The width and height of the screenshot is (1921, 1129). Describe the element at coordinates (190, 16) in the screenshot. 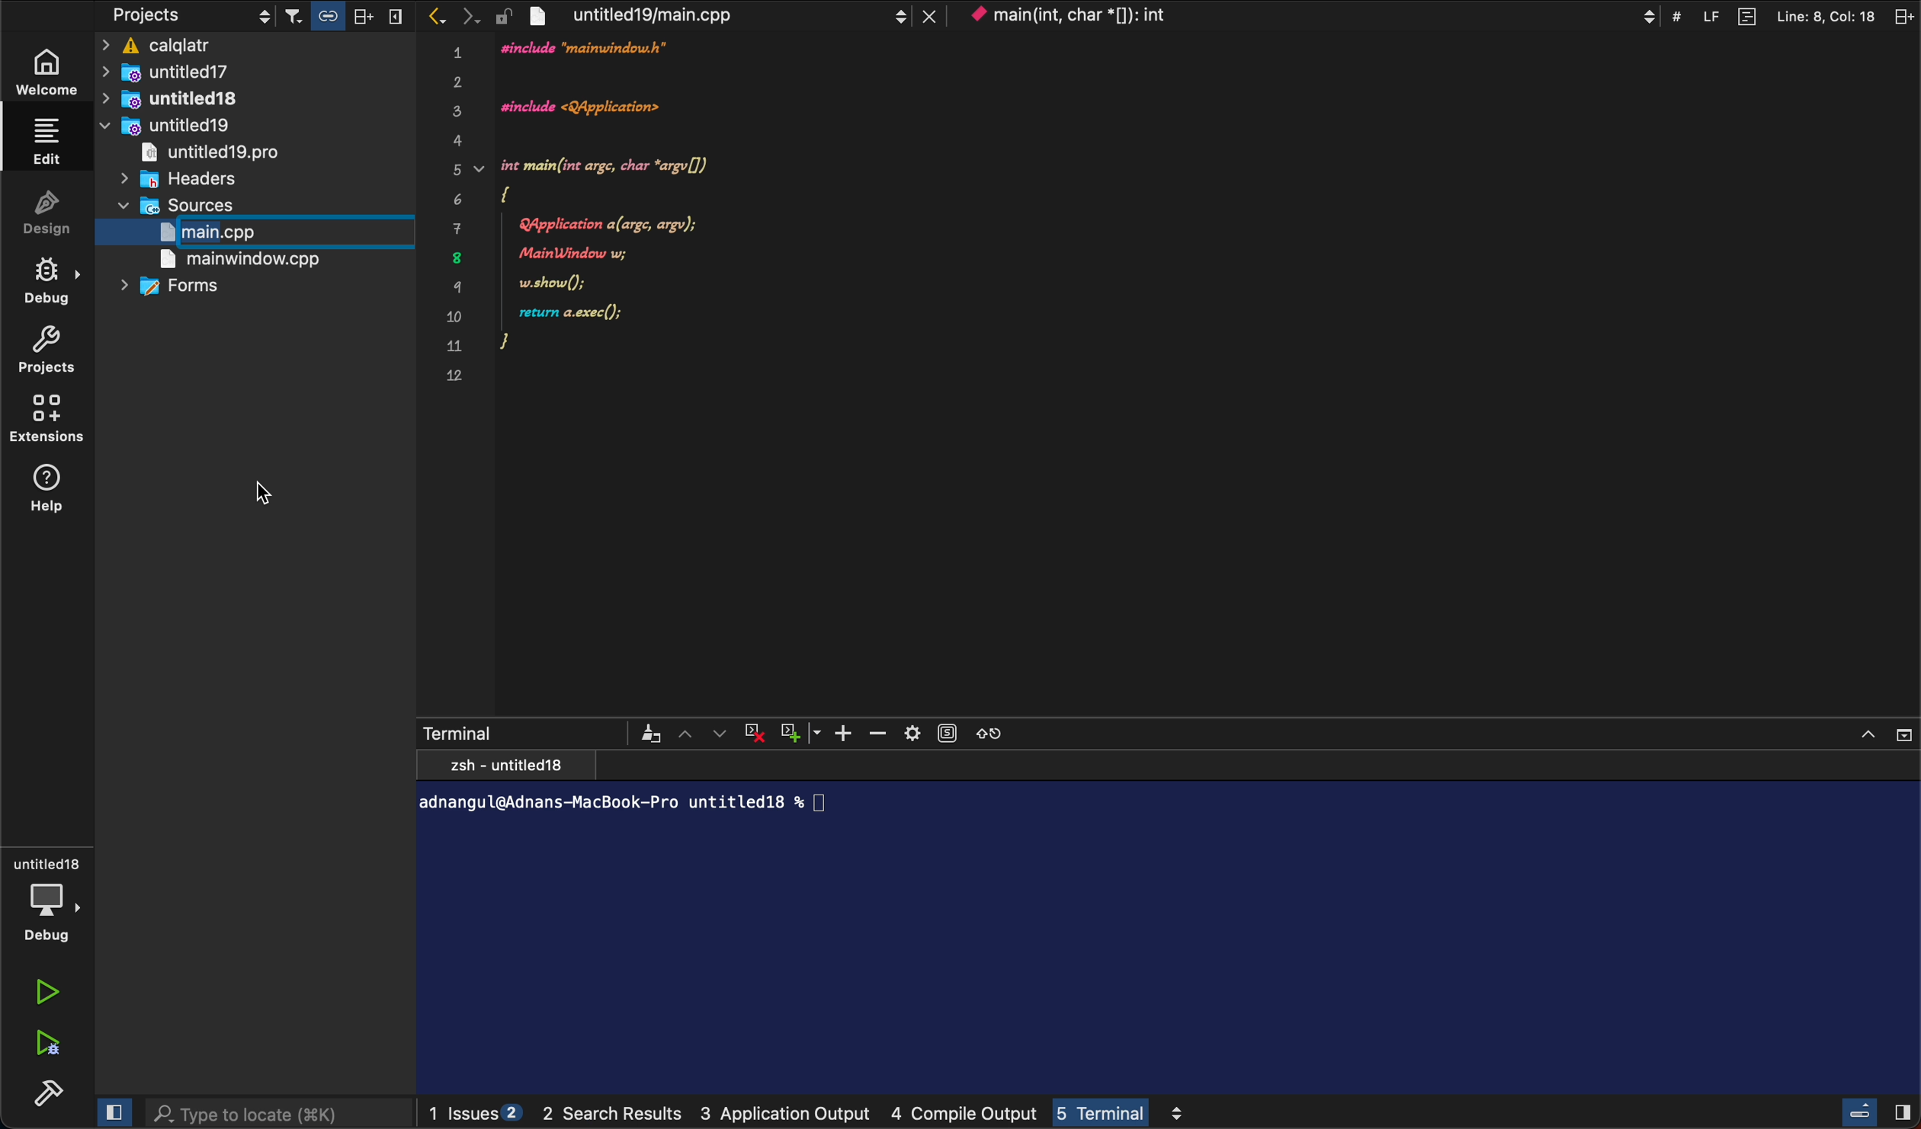

I see `projects` at that location.